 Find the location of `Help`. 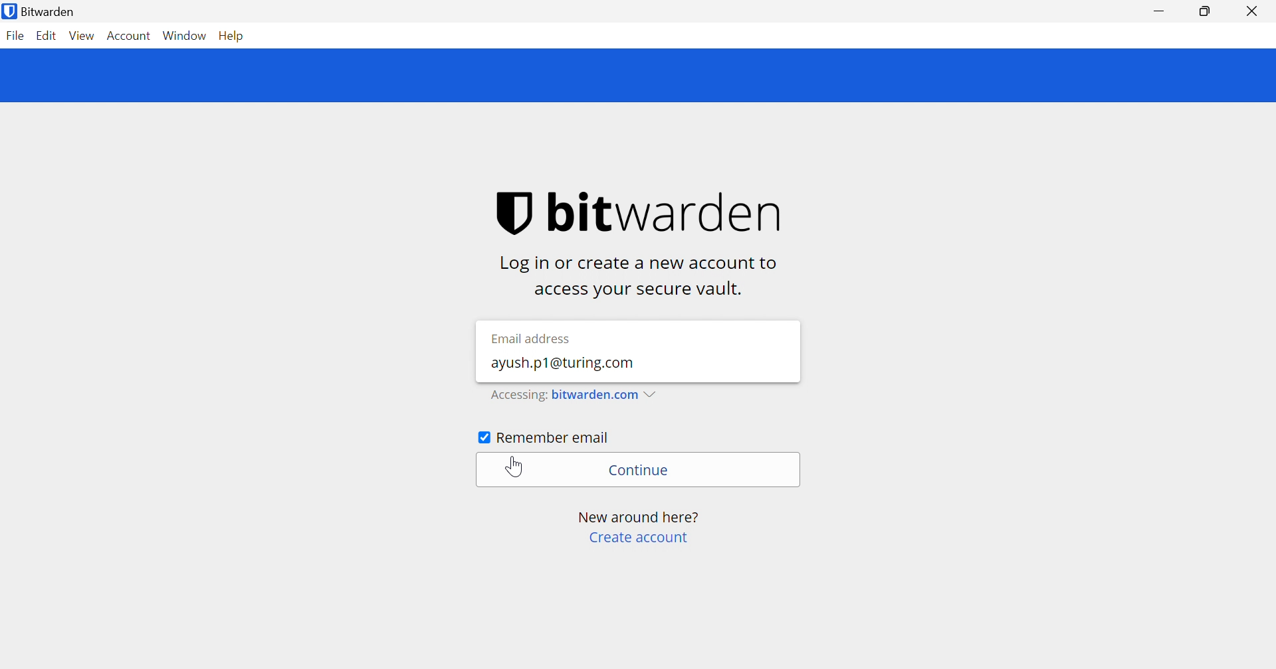

Help is located at coordinates (233, 35).